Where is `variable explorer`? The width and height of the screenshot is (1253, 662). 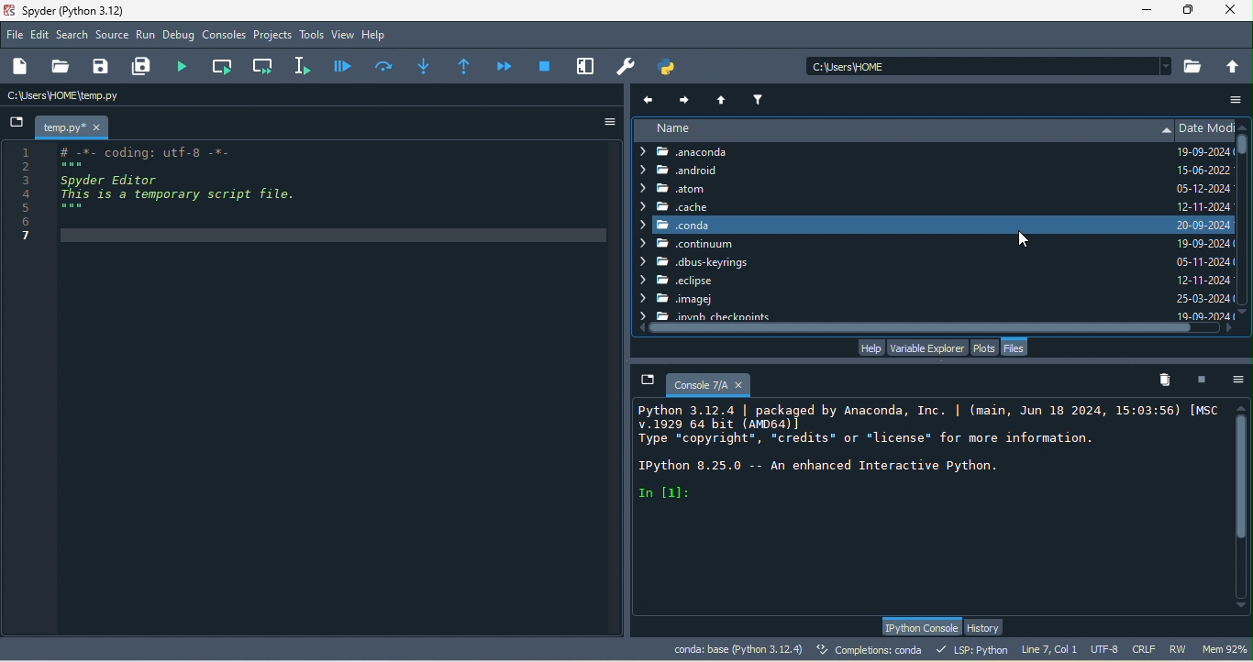 variable explorer is located at coordinates (926, 347).